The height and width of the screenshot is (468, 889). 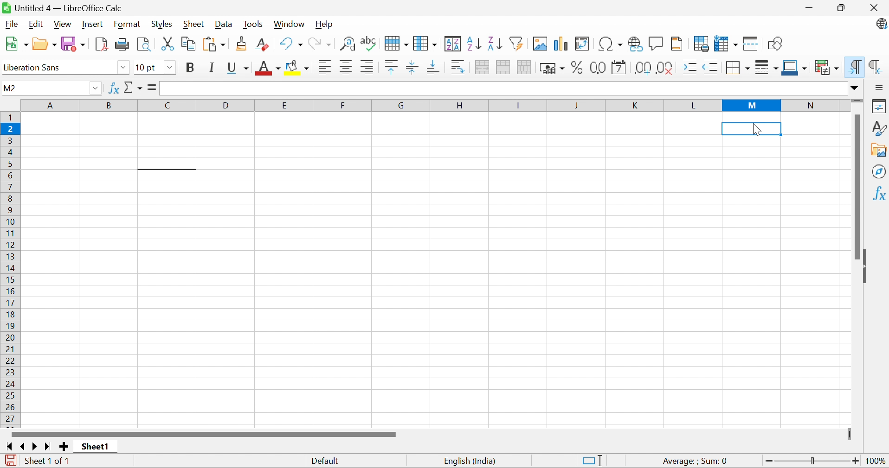 I want to click on Spelling, so click(x=369, y=44).